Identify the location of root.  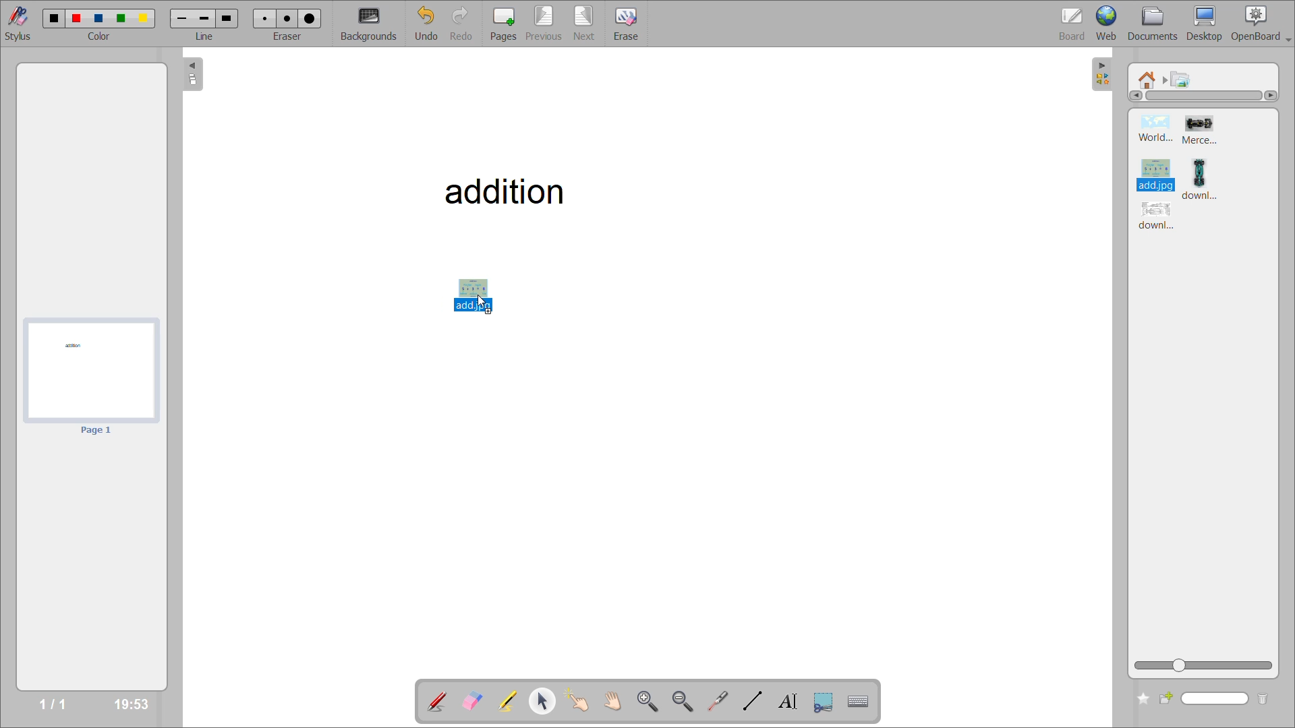
(1145, 79).